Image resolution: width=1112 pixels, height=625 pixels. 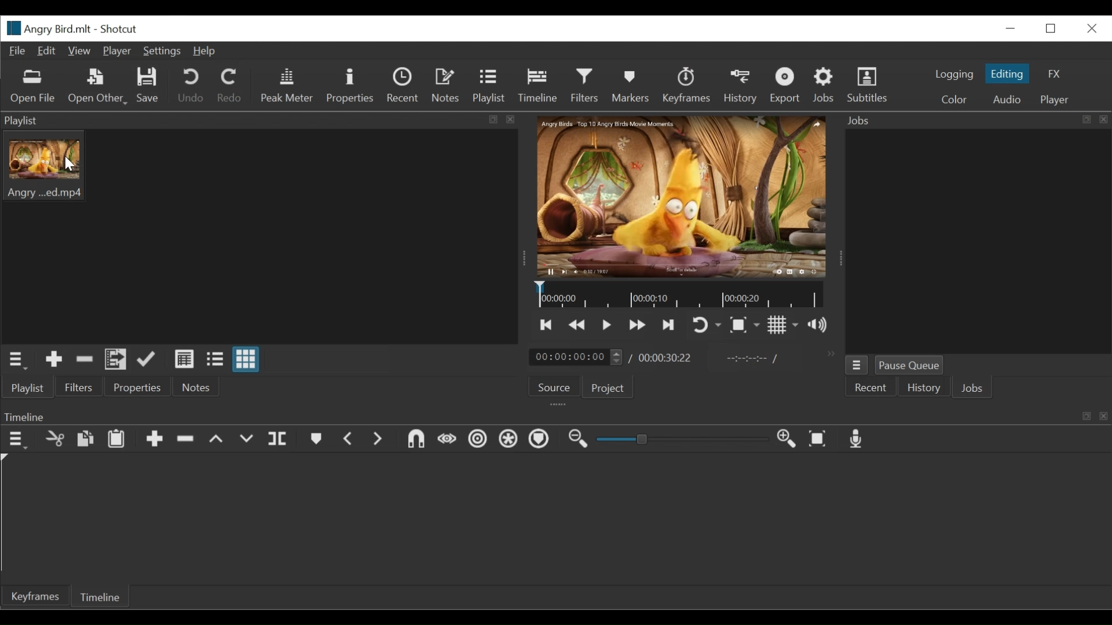 What do you see at coordinates (538, 86) in the screenshot?
I see `Timeline` at bounding box center [538, 86].